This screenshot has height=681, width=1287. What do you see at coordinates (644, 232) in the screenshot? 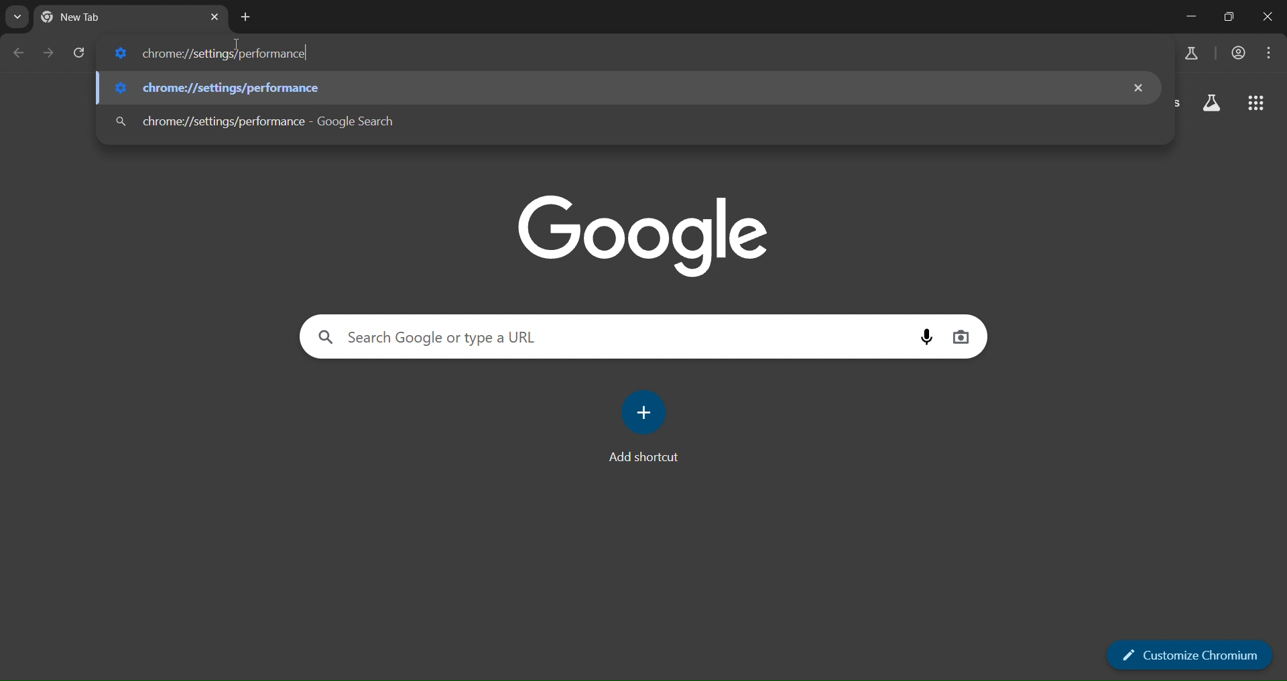
I see `image ` at bounding box center [644, 232].